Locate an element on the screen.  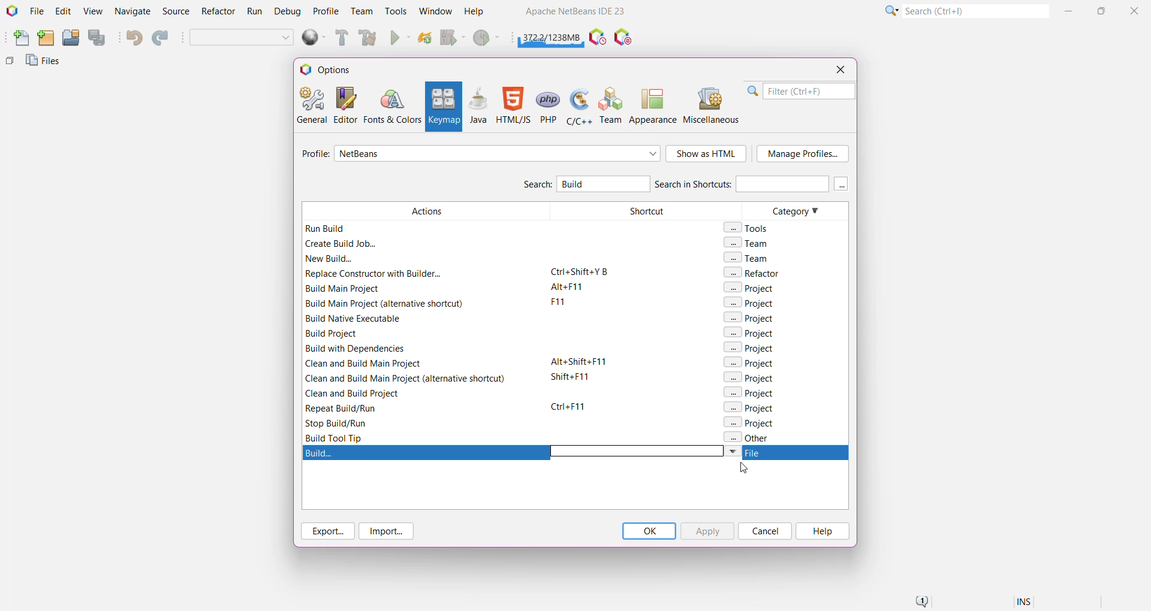
Team is located at coordinates (361, 11).